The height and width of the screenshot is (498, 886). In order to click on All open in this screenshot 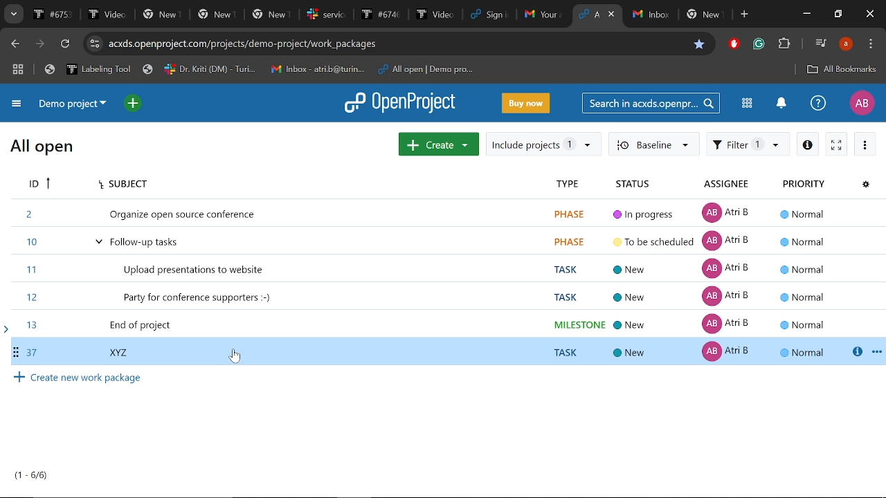, I will do `click(42, 149)`.